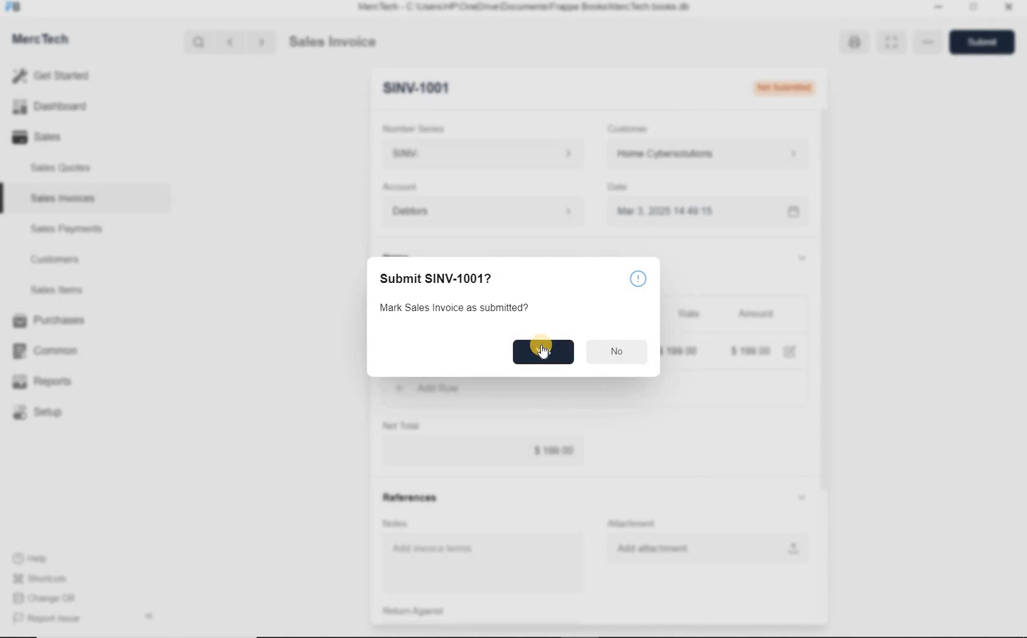  I want to click on print, so click(852, 42).